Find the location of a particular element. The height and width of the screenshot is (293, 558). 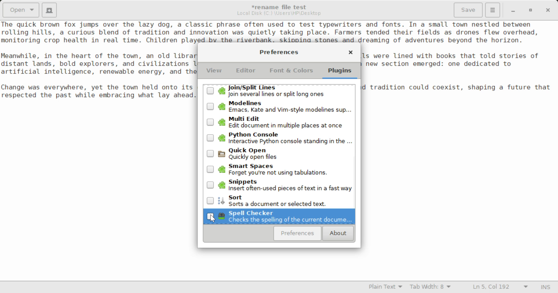

Modelines Plugin Unselected is located at coordinates (278, 107).